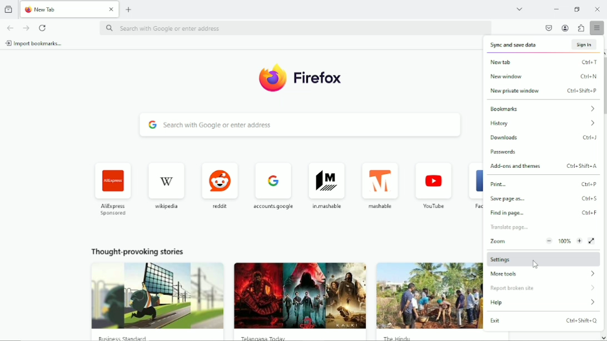 The width and height of the screenshot is (607, 341). I want to click on reddit, so click(220, 183).